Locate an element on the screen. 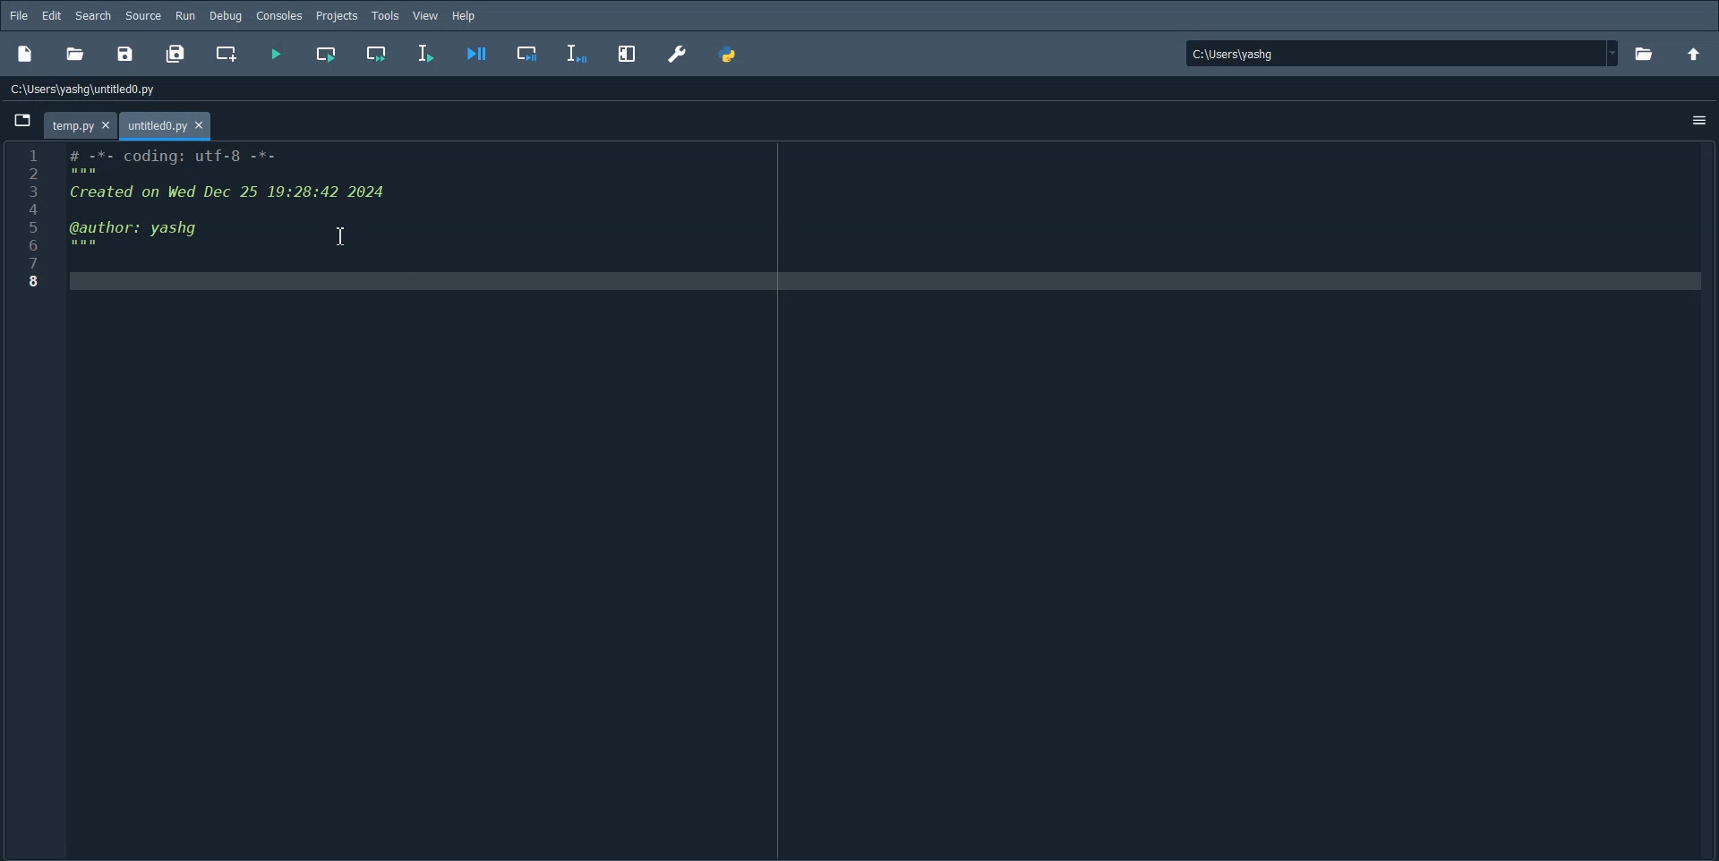  Change the parent directory is located at coordinates (1696, 52).